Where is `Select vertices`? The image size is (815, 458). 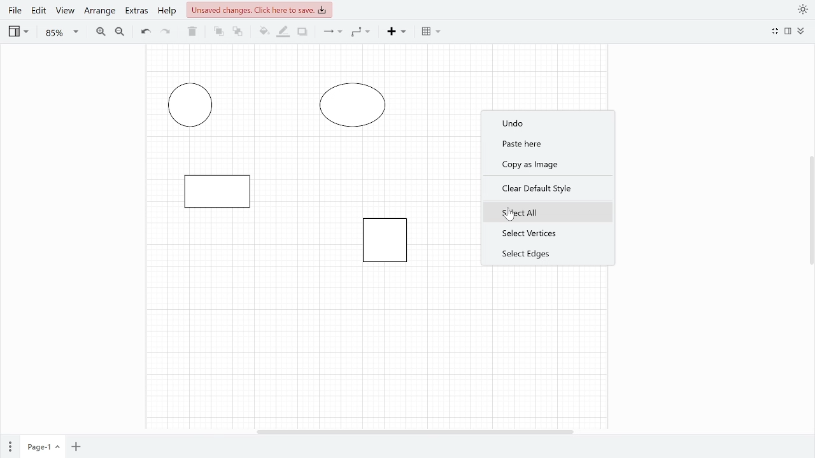
Select vertices is located at coordinates (548, 232).